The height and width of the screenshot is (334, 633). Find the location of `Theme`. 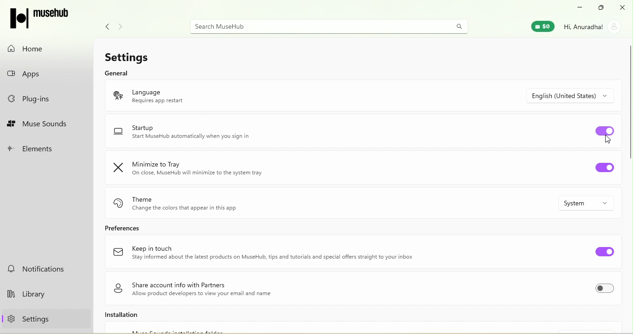

Theme is located at coordinates (197, 202).